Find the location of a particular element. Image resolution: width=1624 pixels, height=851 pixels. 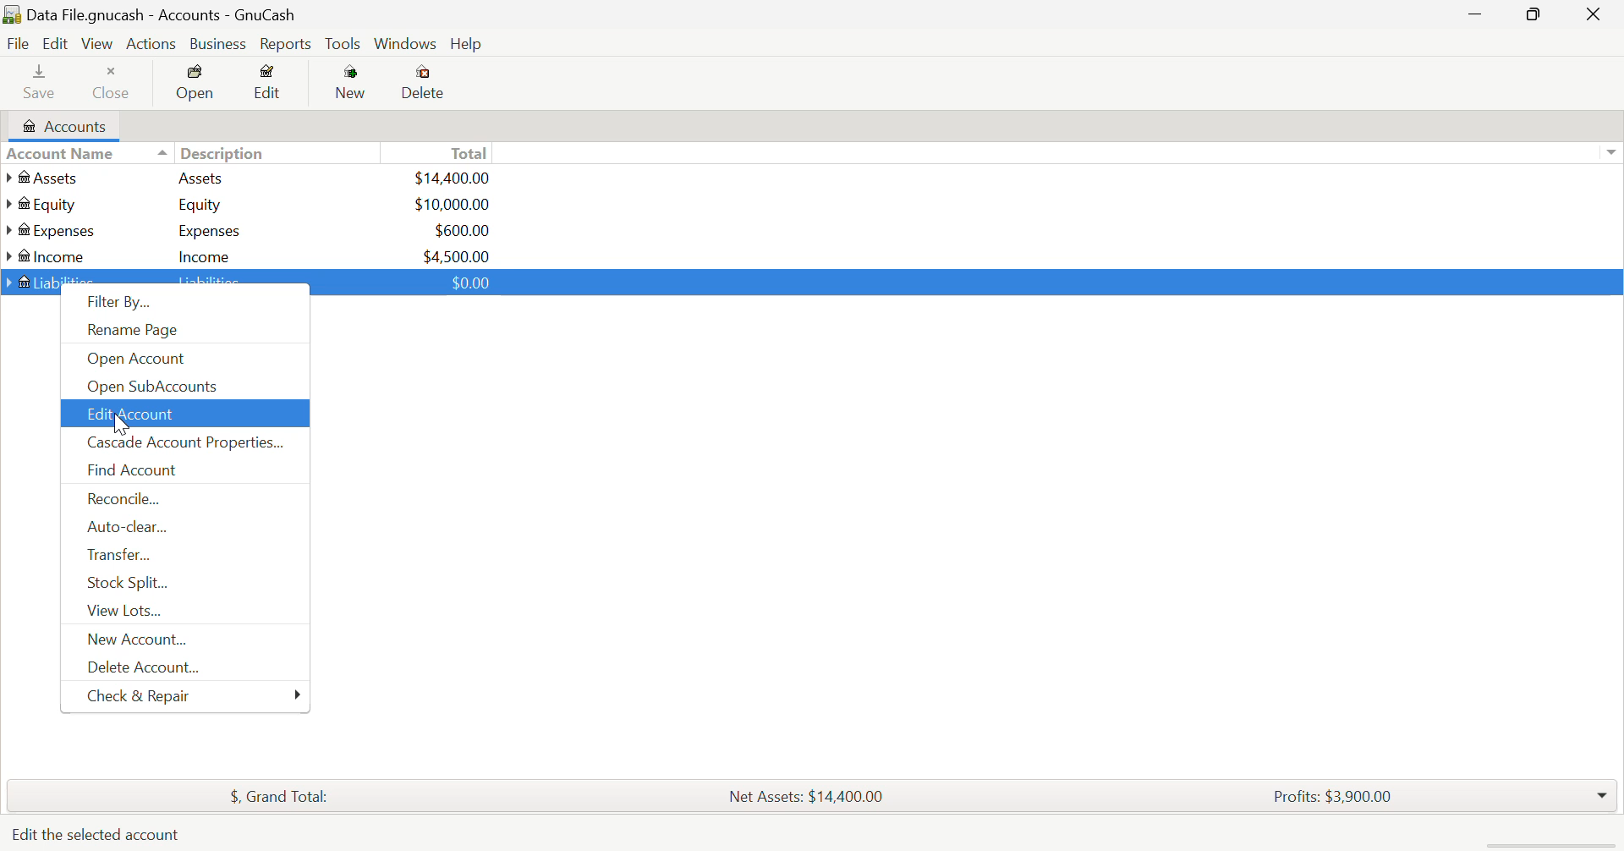

Application Tip is located at coordinates (97, 836).